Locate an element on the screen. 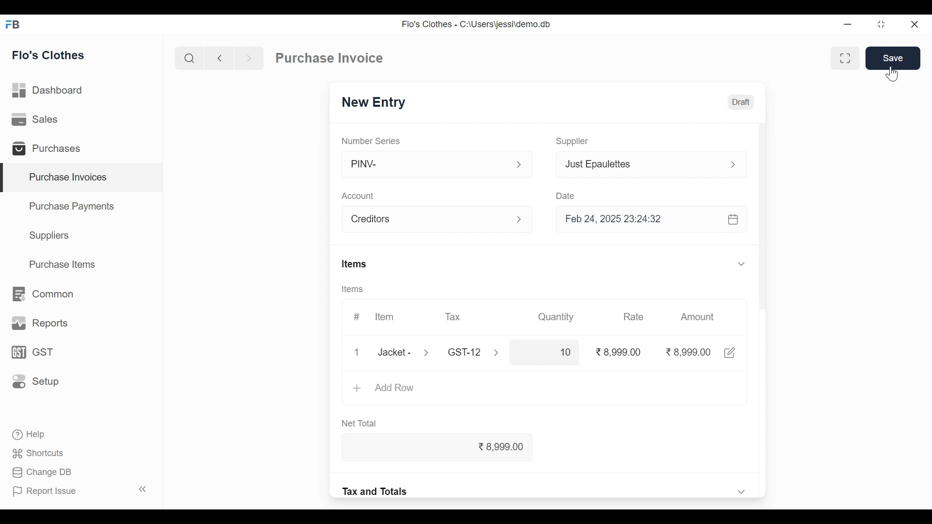  Account is located at coordinates (428, 219).